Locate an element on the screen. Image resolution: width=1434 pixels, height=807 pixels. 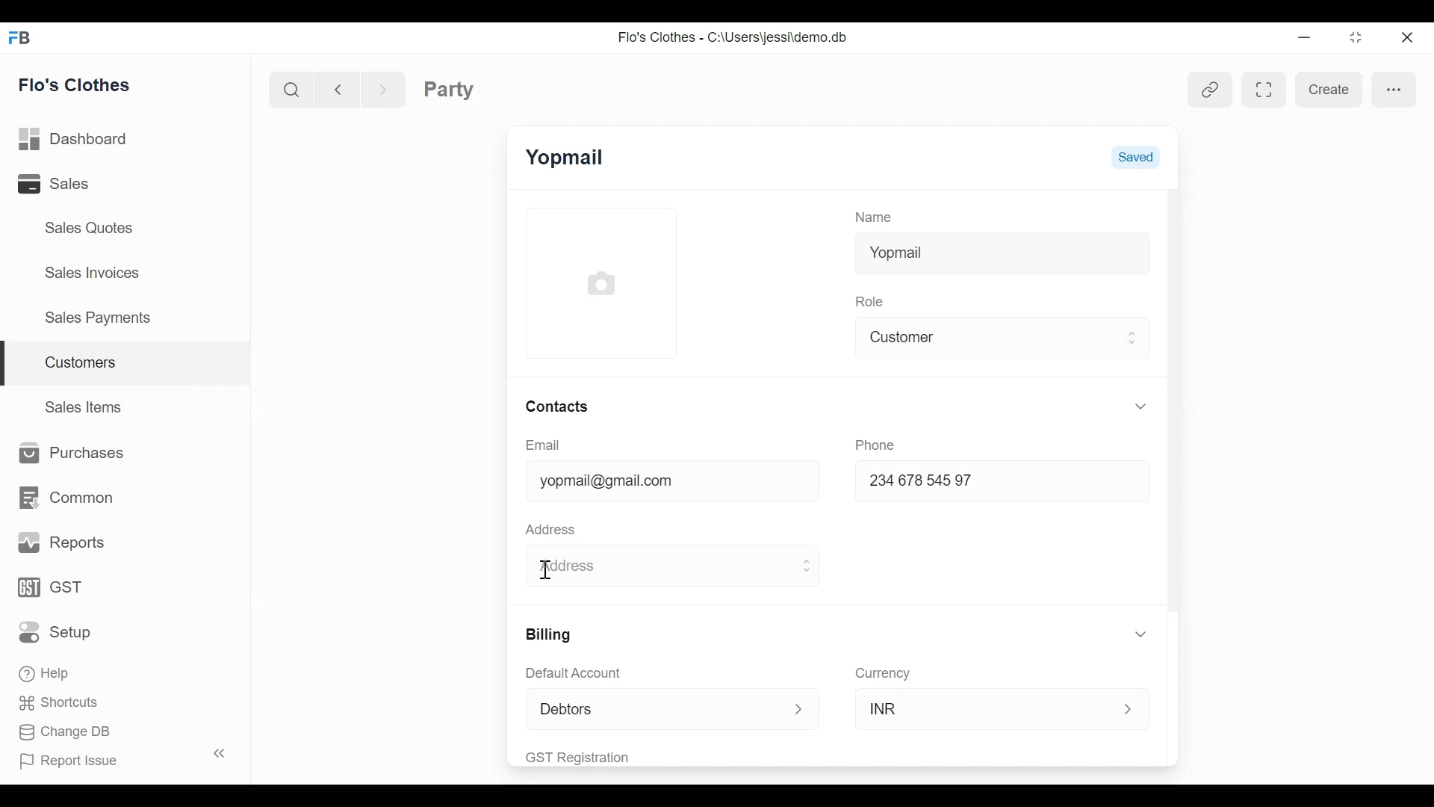
Close is located at coordinates (1405, 37).